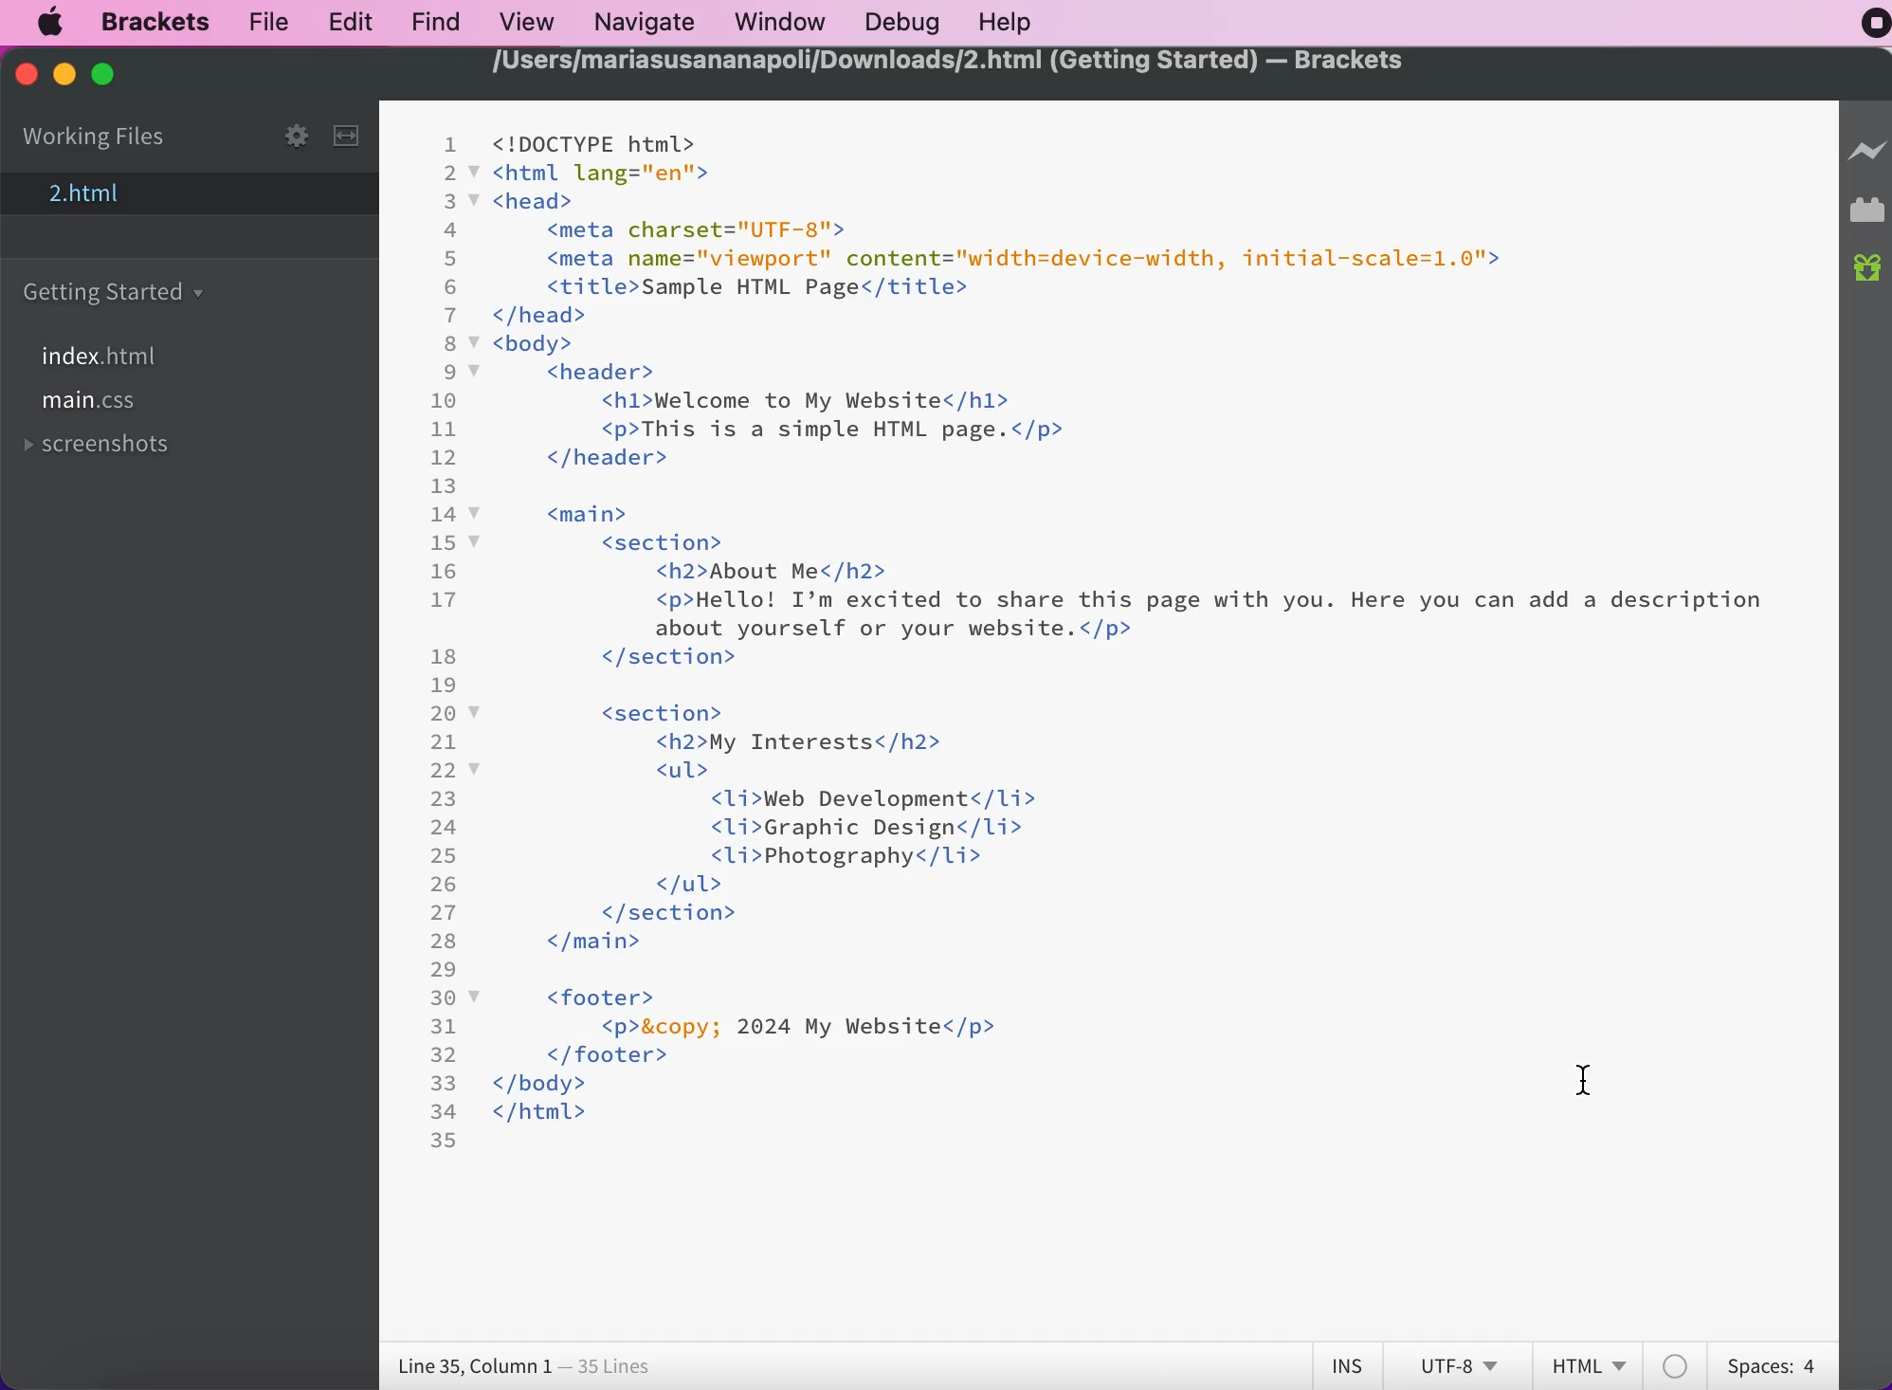 This screenshot has height=1390, width=1892. I want to click on HTML, so click(1591, 1363).